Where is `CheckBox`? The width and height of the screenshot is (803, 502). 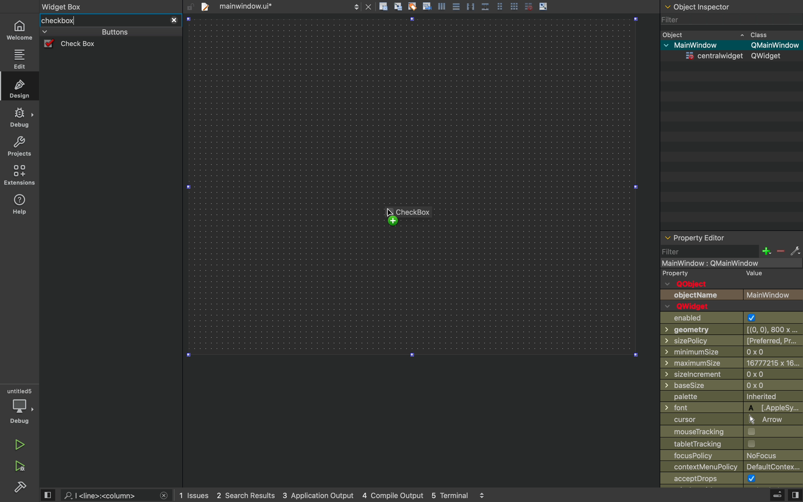
CheckBox is located at coordinates (415, 212).